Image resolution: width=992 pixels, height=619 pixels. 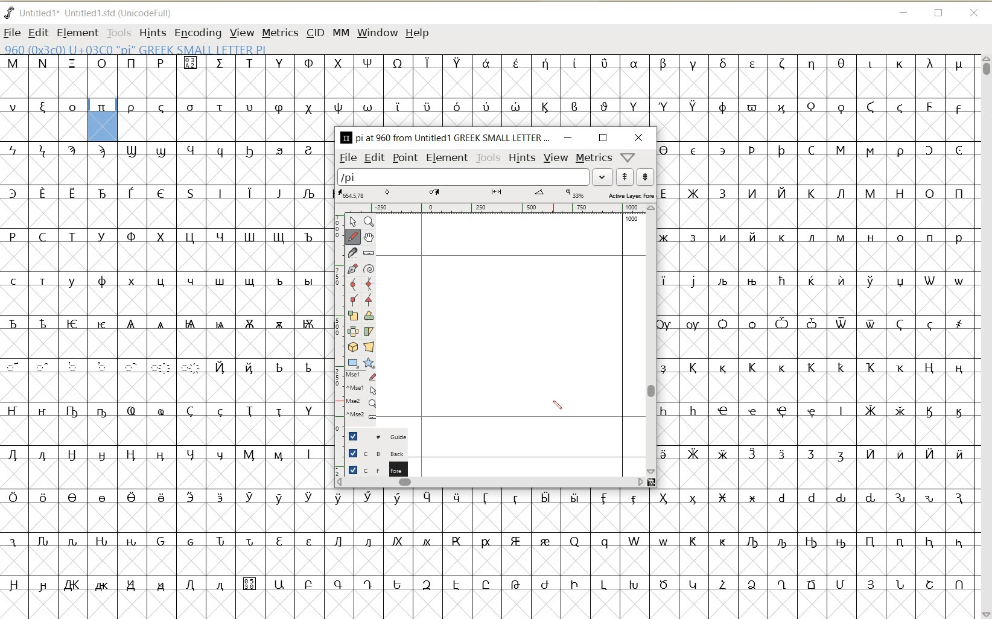 What do you see at coordinates (447, 159) in the screenshot?
I see `ELEMENT` at bounding box center [447, 159].